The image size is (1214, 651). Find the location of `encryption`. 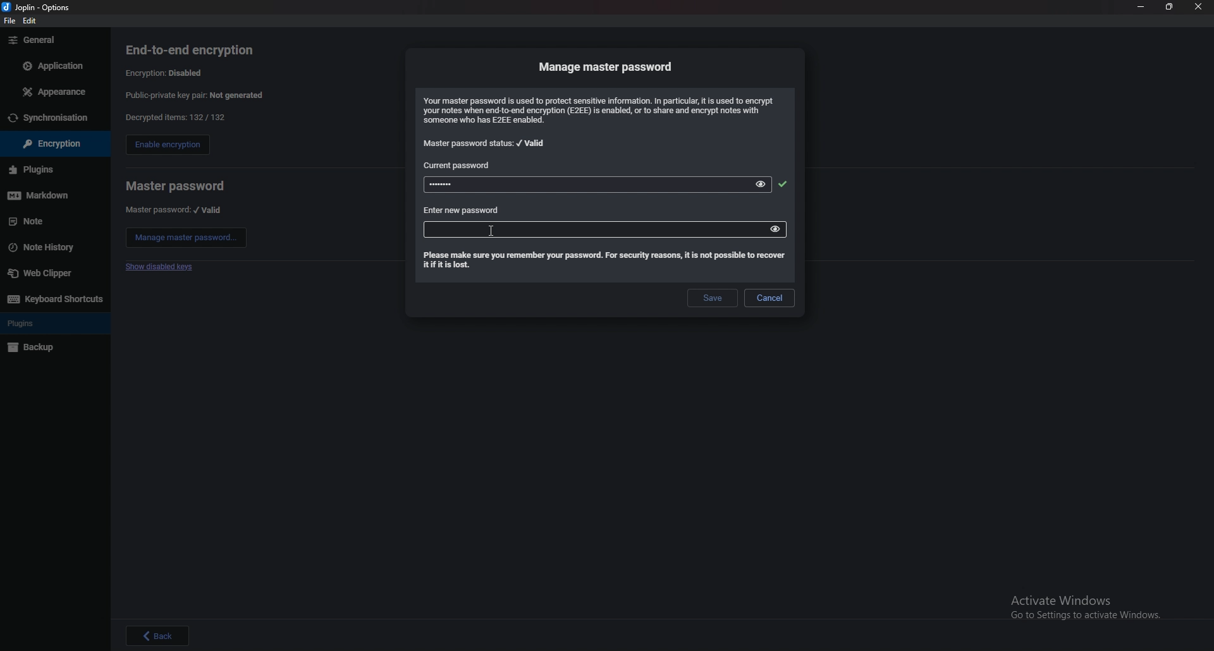

encryption is located at coordinates (48, 144).